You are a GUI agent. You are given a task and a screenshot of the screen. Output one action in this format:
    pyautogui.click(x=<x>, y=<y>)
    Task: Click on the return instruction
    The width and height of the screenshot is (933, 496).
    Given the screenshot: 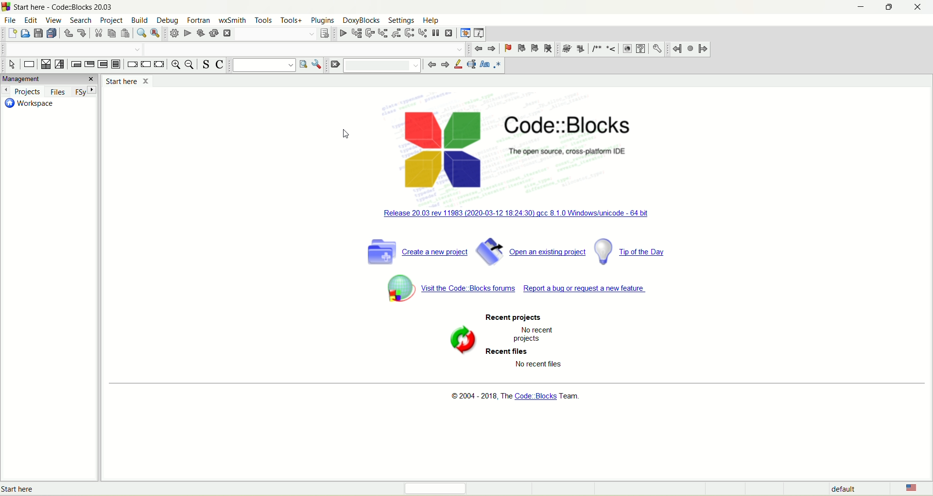 What is the action you would take?
    pyautogui.click(x=160, y=65)
    